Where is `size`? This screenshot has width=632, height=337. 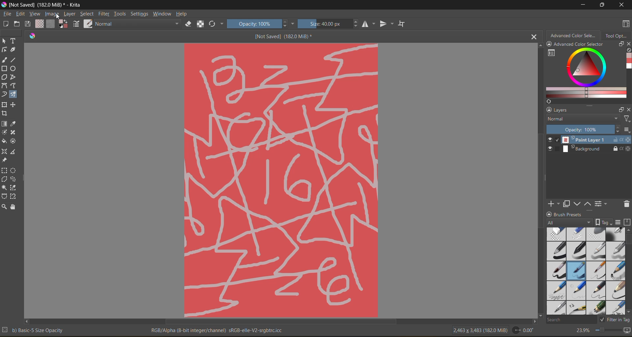
size is located at coordinates (331, 23).